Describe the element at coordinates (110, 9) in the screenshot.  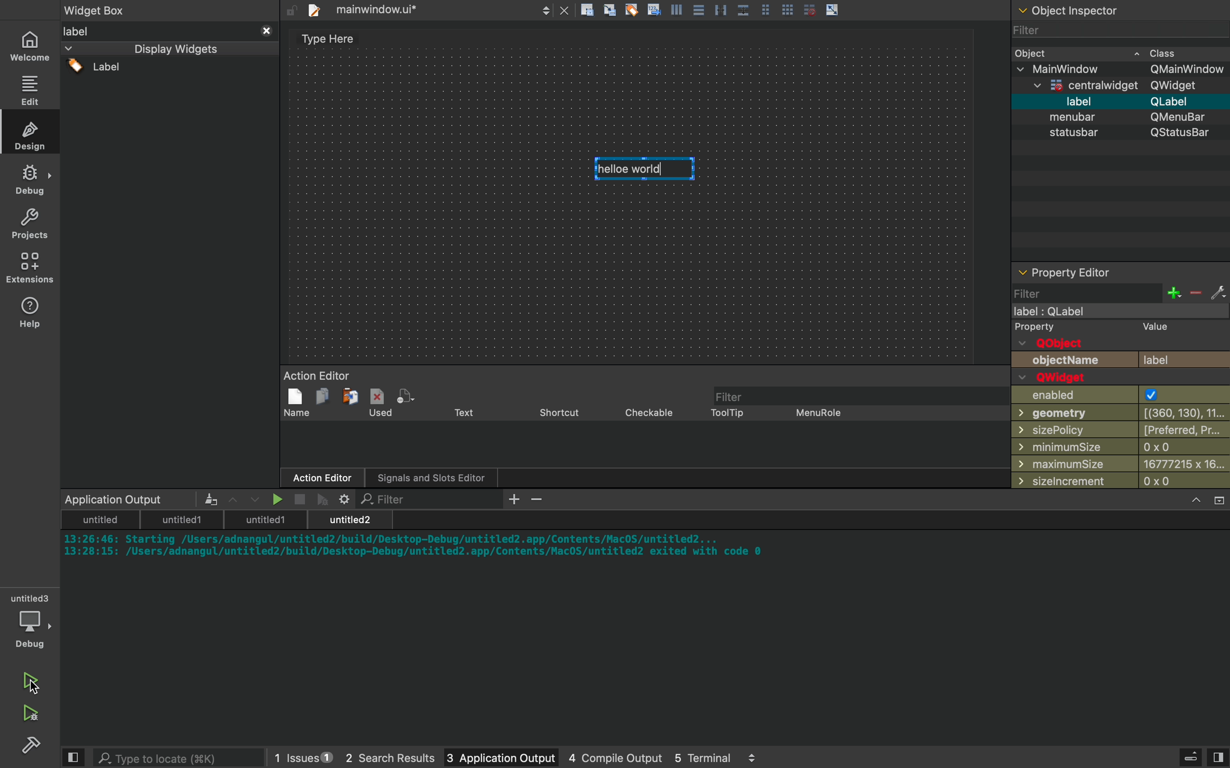
I see `widget box` at that location.